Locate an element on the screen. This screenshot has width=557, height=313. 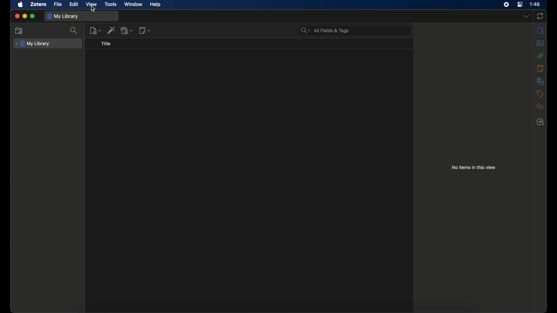
my library is located at coordinates (63, 16).